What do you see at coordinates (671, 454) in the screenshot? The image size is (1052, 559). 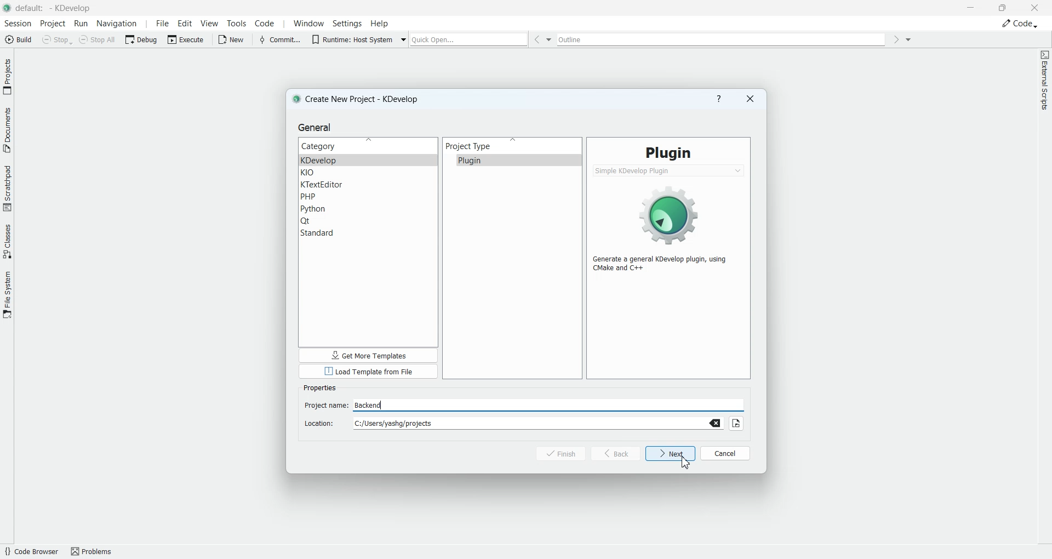 I see `next` at bounding box center [671, 454].